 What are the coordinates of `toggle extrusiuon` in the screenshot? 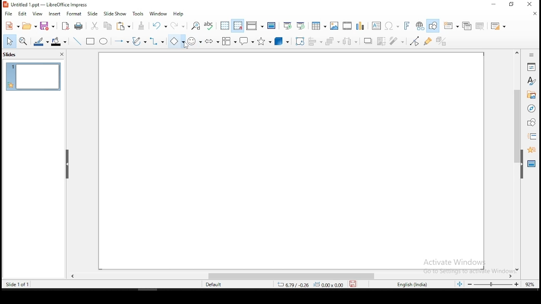 It's located at (443, 41).